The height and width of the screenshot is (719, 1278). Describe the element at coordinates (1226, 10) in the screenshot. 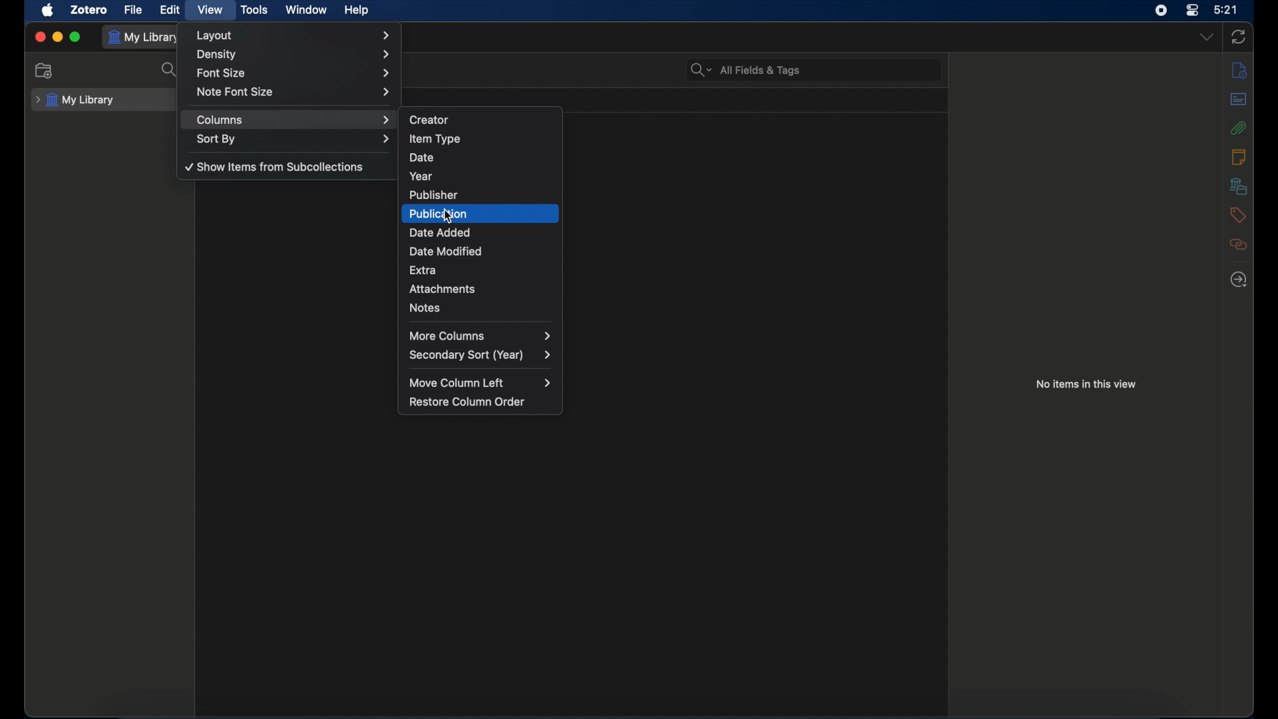

I see `time` at that location.